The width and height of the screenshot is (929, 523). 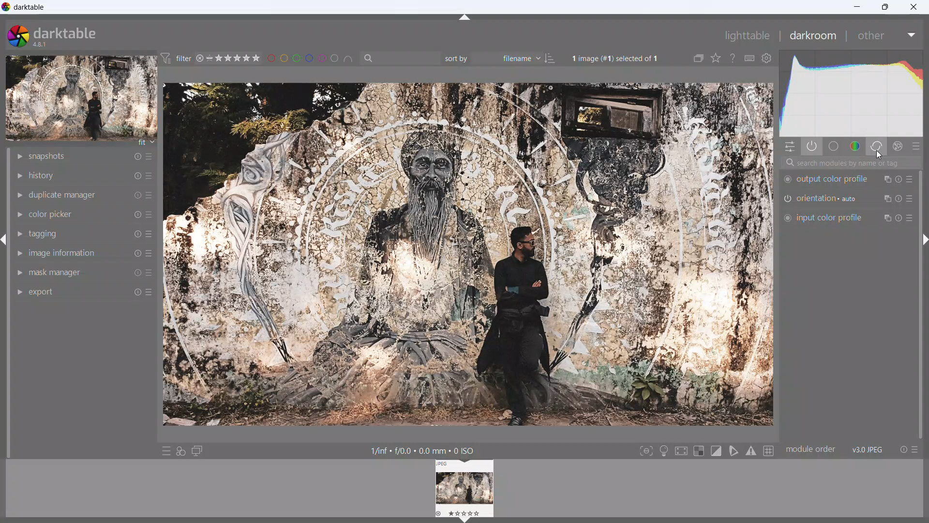 I want to click on reset, so click(x=900, y=199).